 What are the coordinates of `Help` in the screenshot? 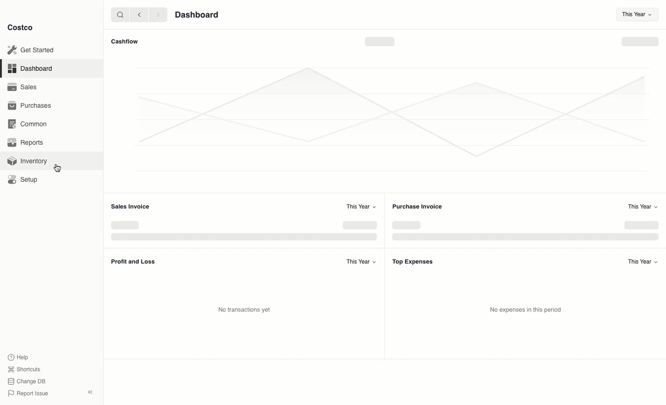 It's located at (19, 356).